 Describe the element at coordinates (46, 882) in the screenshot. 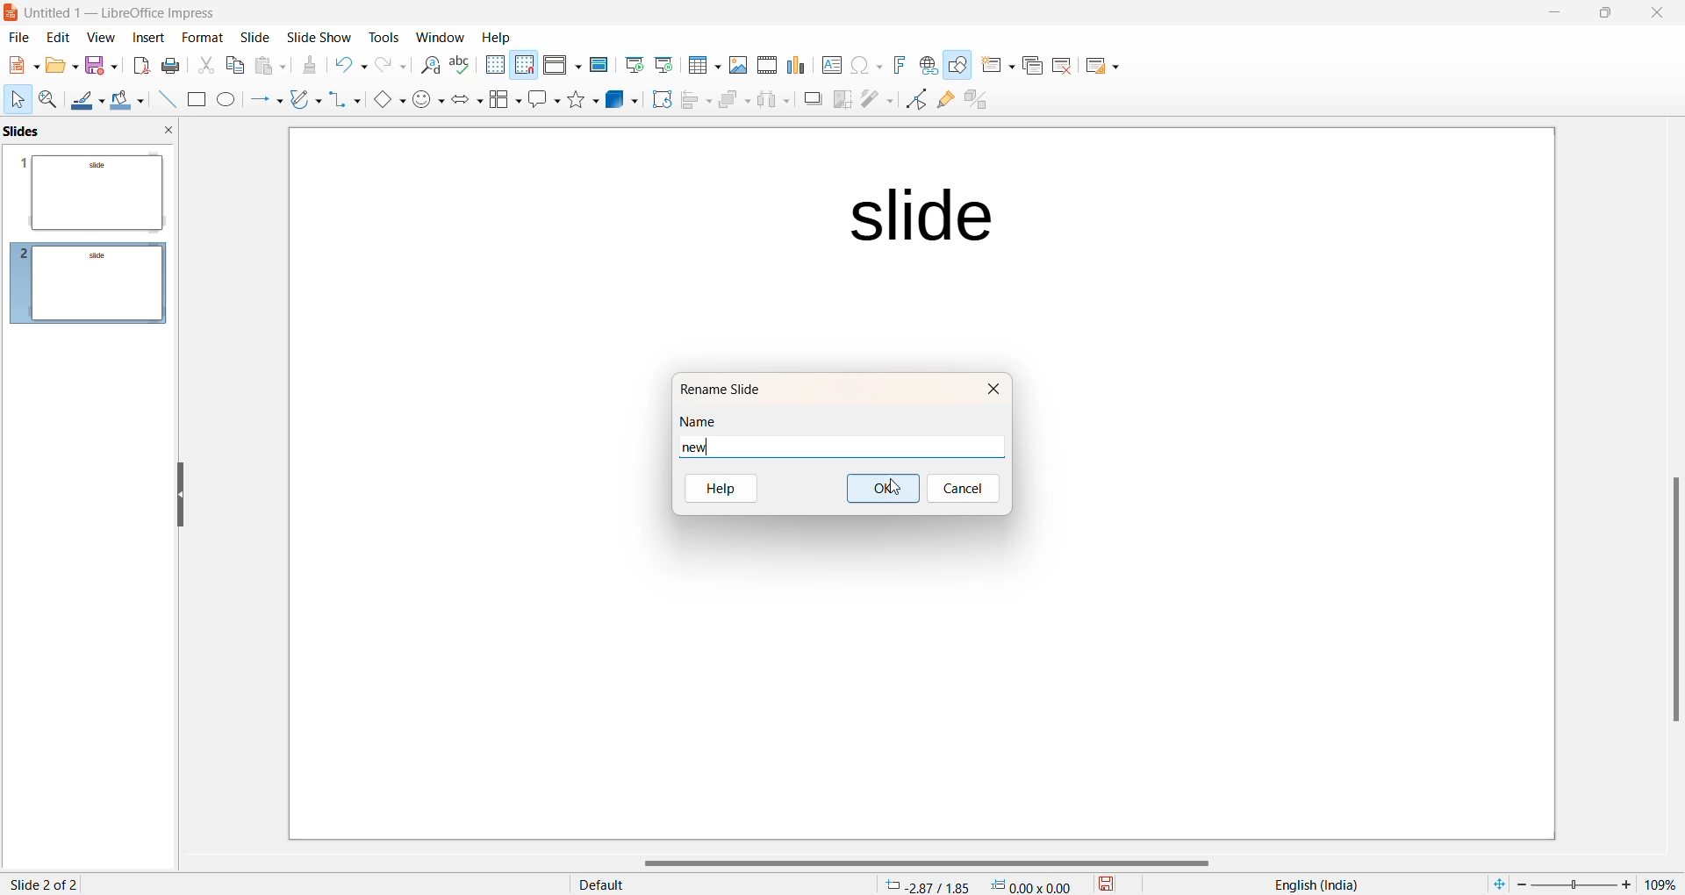

I see `slide 2 of 2` at that location.